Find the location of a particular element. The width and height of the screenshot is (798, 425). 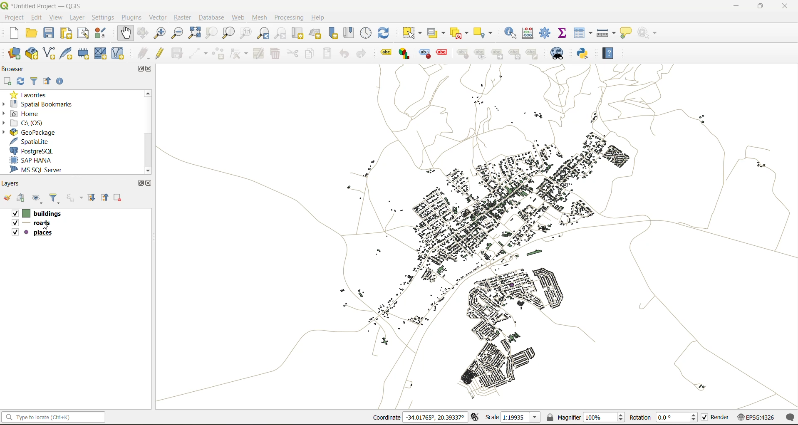

view is located at coordinates (55, 17).